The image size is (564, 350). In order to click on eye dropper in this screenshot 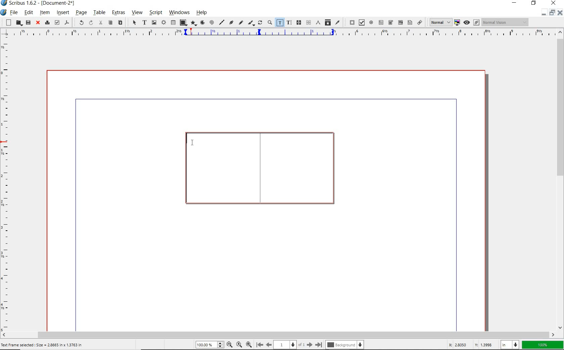, I will do `click(338, 22)`.